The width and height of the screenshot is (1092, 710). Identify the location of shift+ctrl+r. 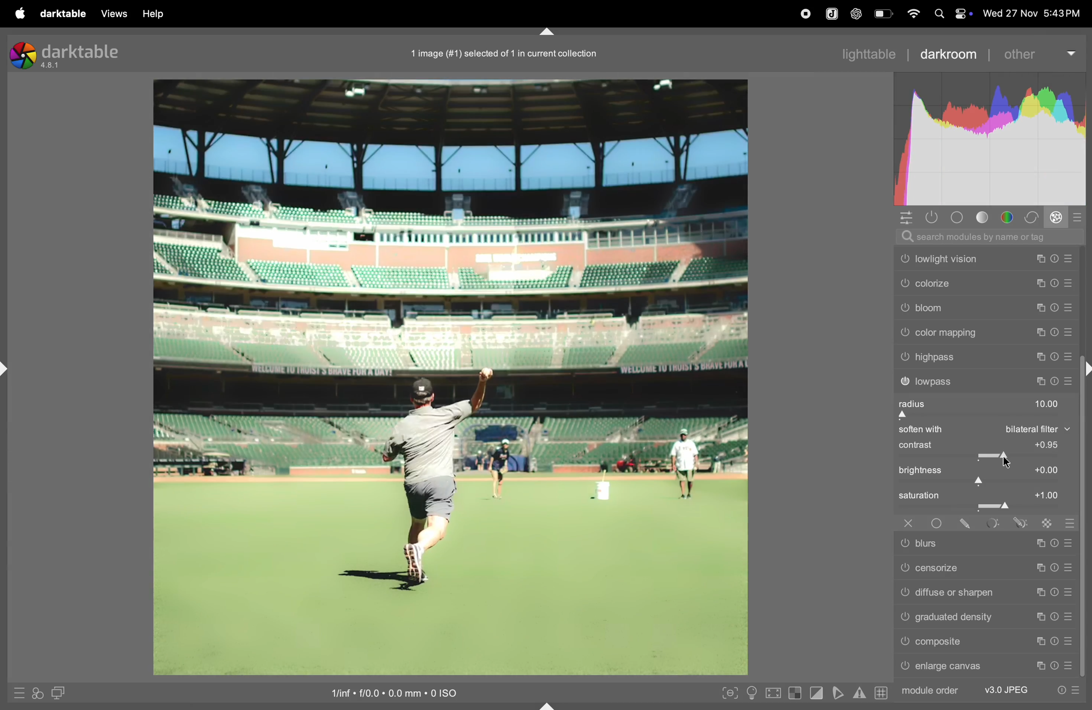
(1085, 371).